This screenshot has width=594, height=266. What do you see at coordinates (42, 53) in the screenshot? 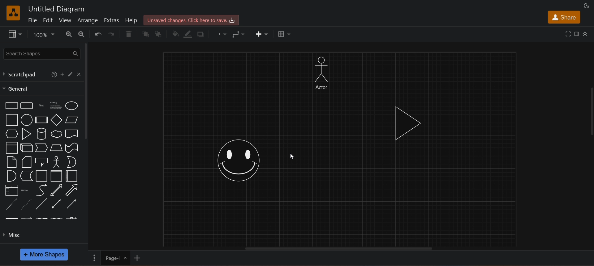
I see `search shapes` at bounding box center [42, 53].